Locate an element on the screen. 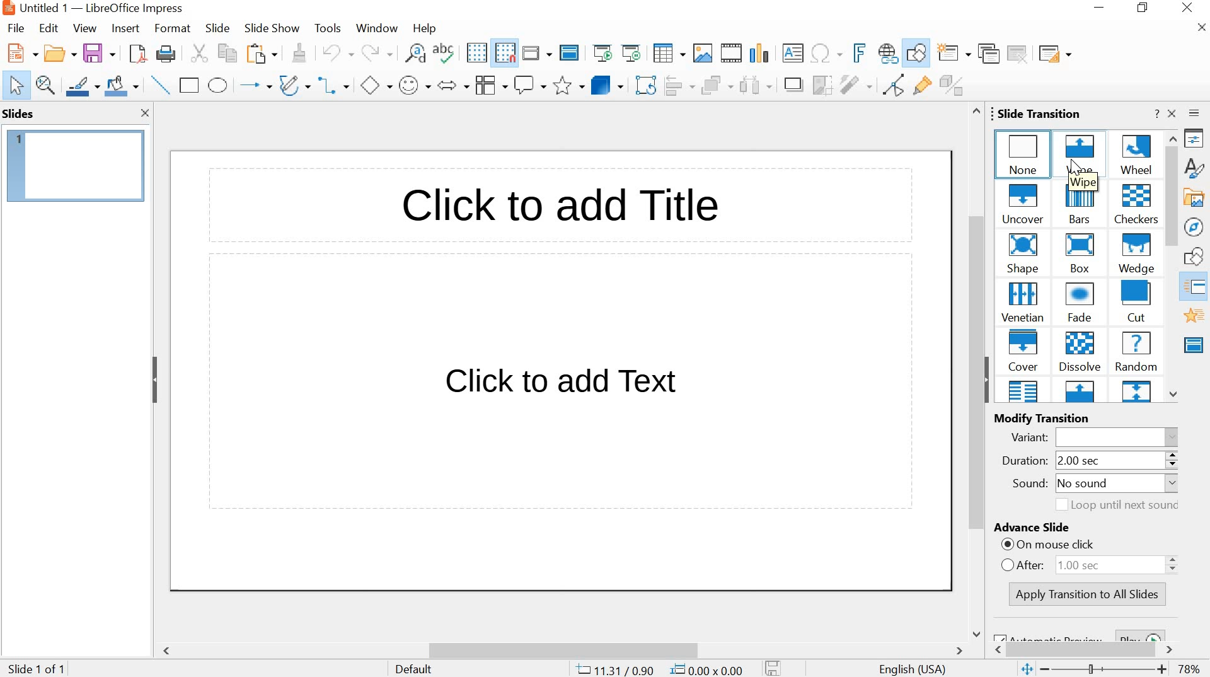  Click to add Text is located at coordinates (565, 383).